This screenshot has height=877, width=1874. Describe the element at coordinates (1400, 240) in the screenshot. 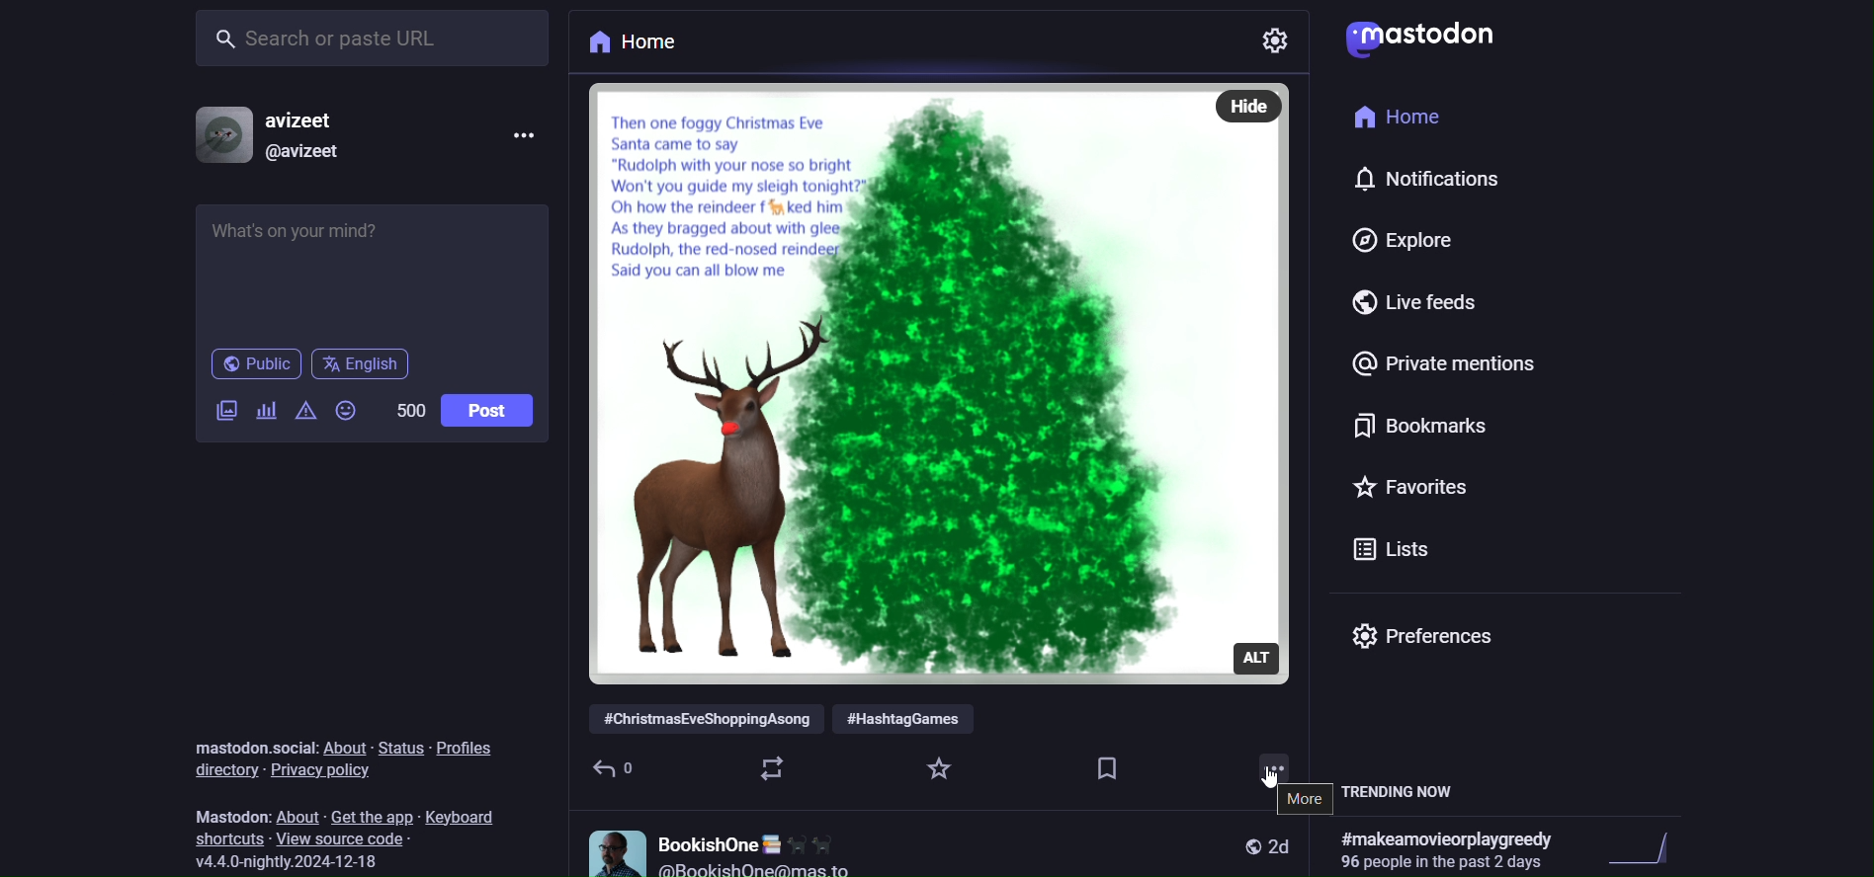

I see `explore` at that location.